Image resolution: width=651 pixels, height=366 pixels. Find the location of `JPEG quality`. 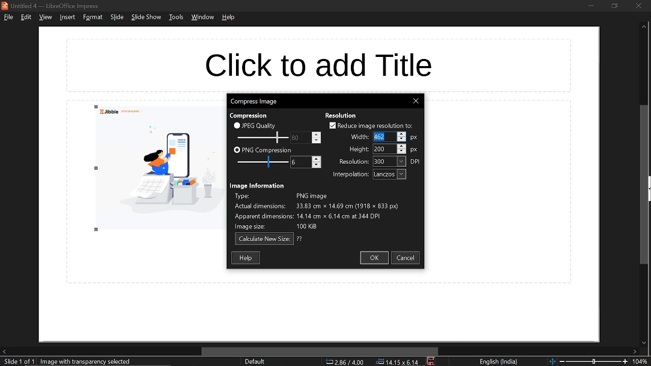

JPEG quality is located at coordinates (257, 125).